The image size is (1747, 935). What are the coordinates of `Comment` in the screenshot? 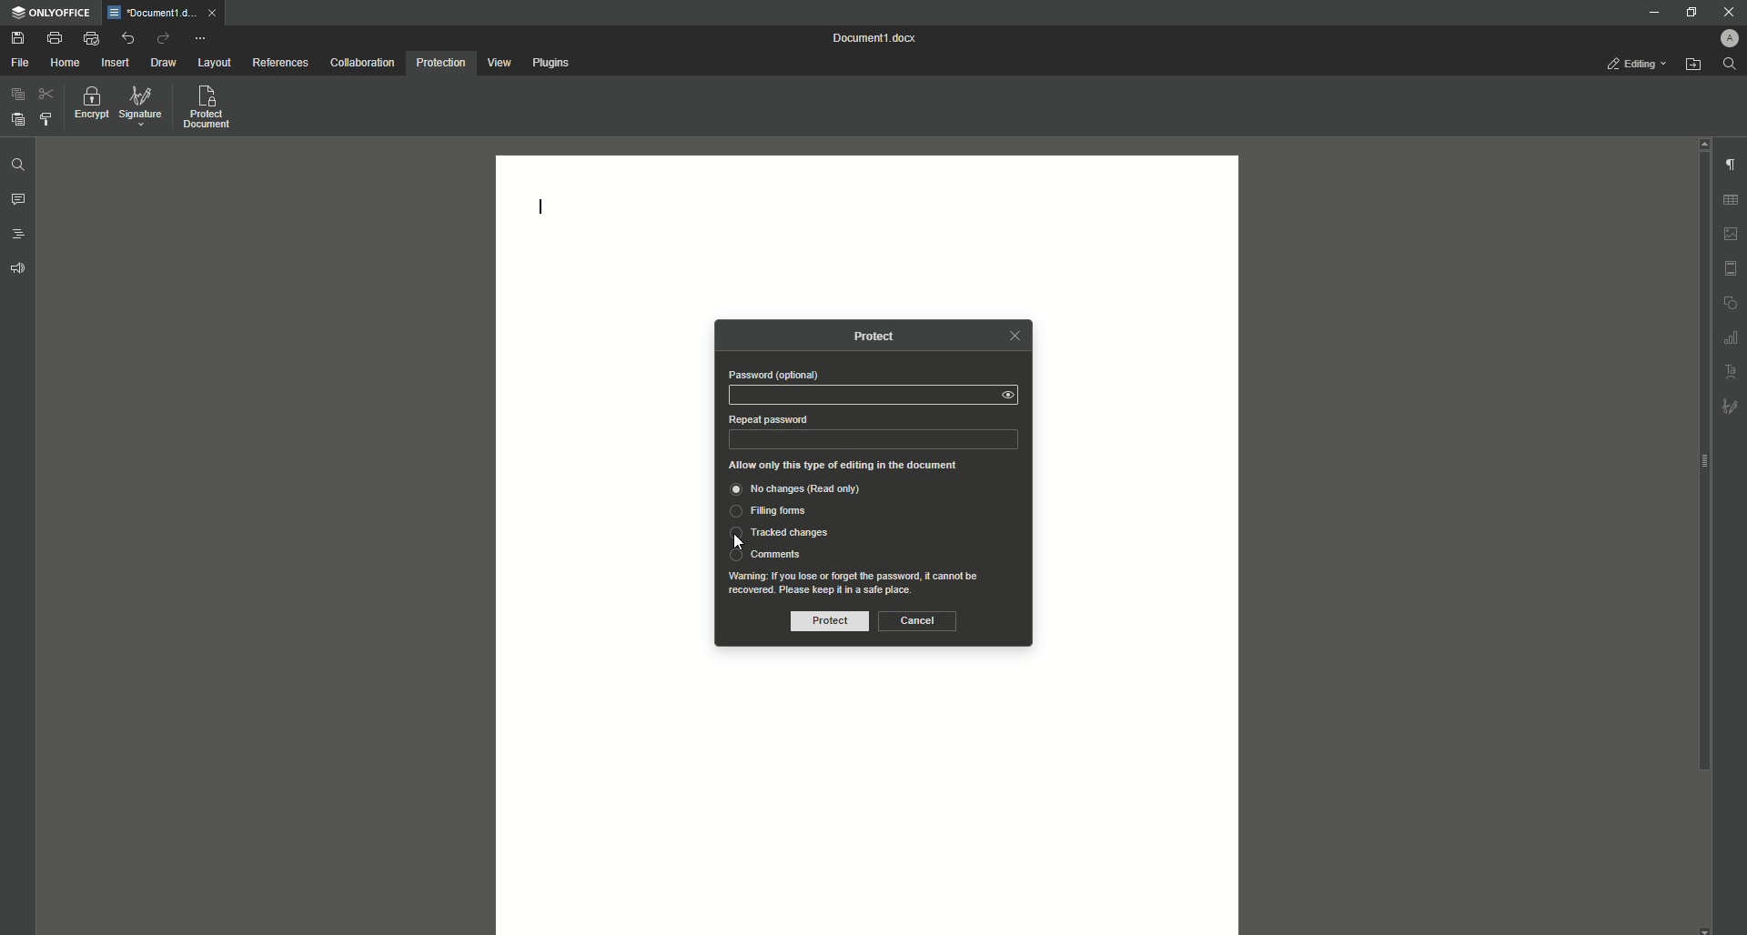 It's located at (19, 201).